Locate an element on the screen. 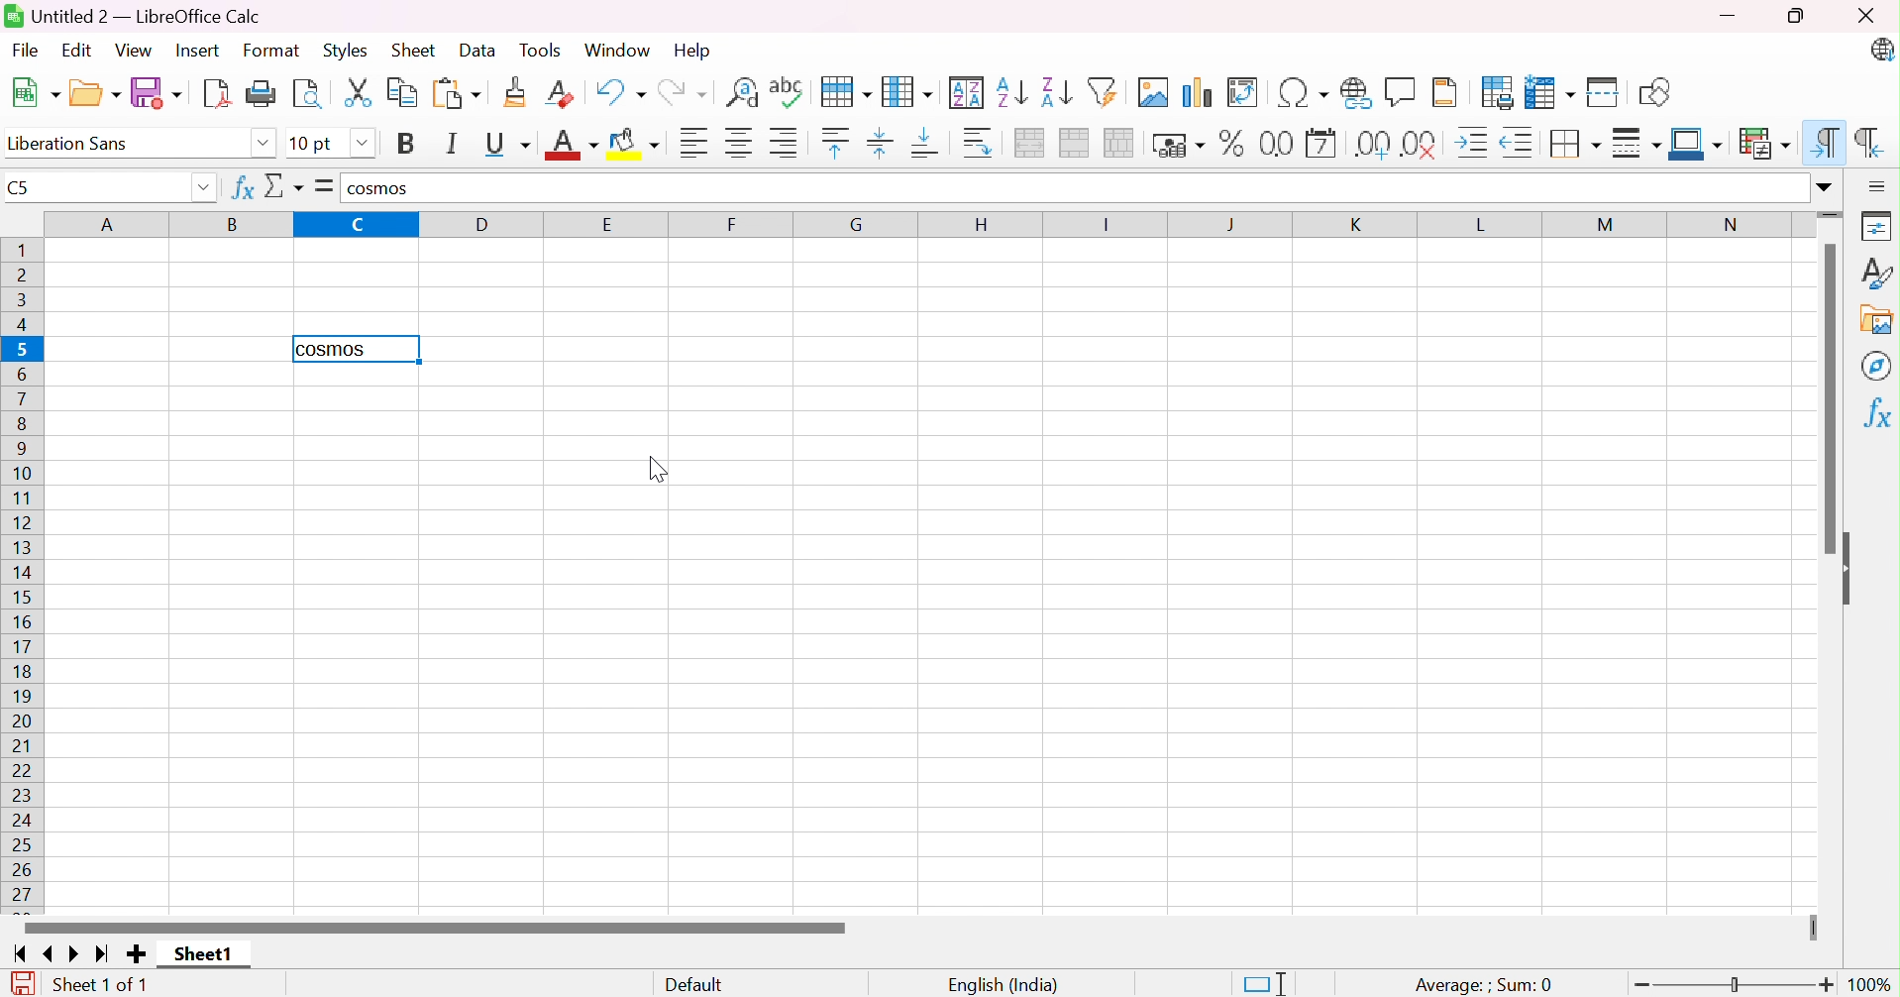  Cut is located at coordinates (357, 95).